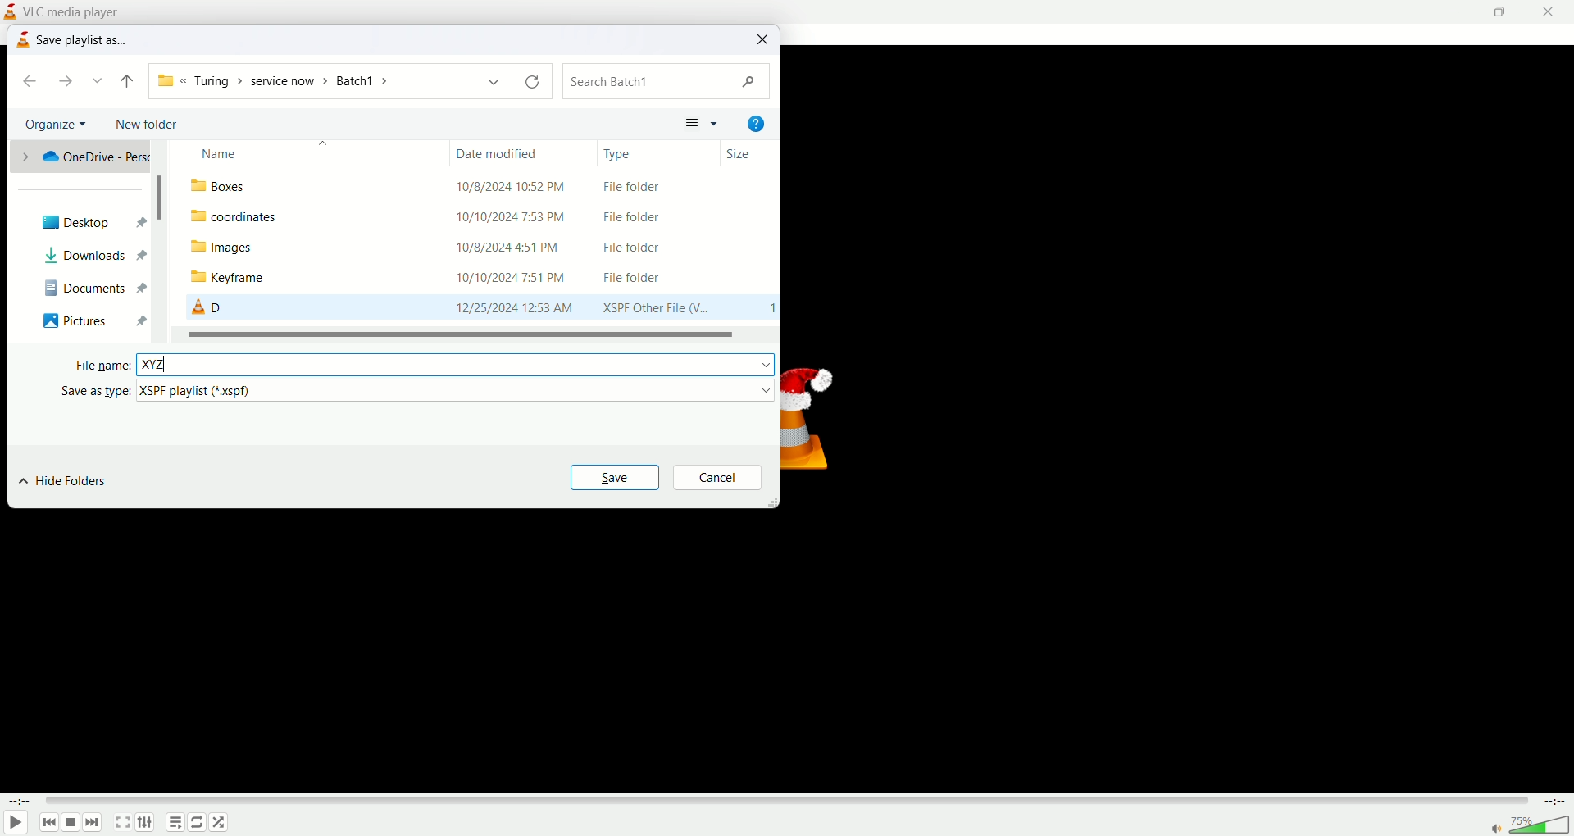  Describe the element at coordinates (94, 824) in the screenshot. I see `next` at that location.